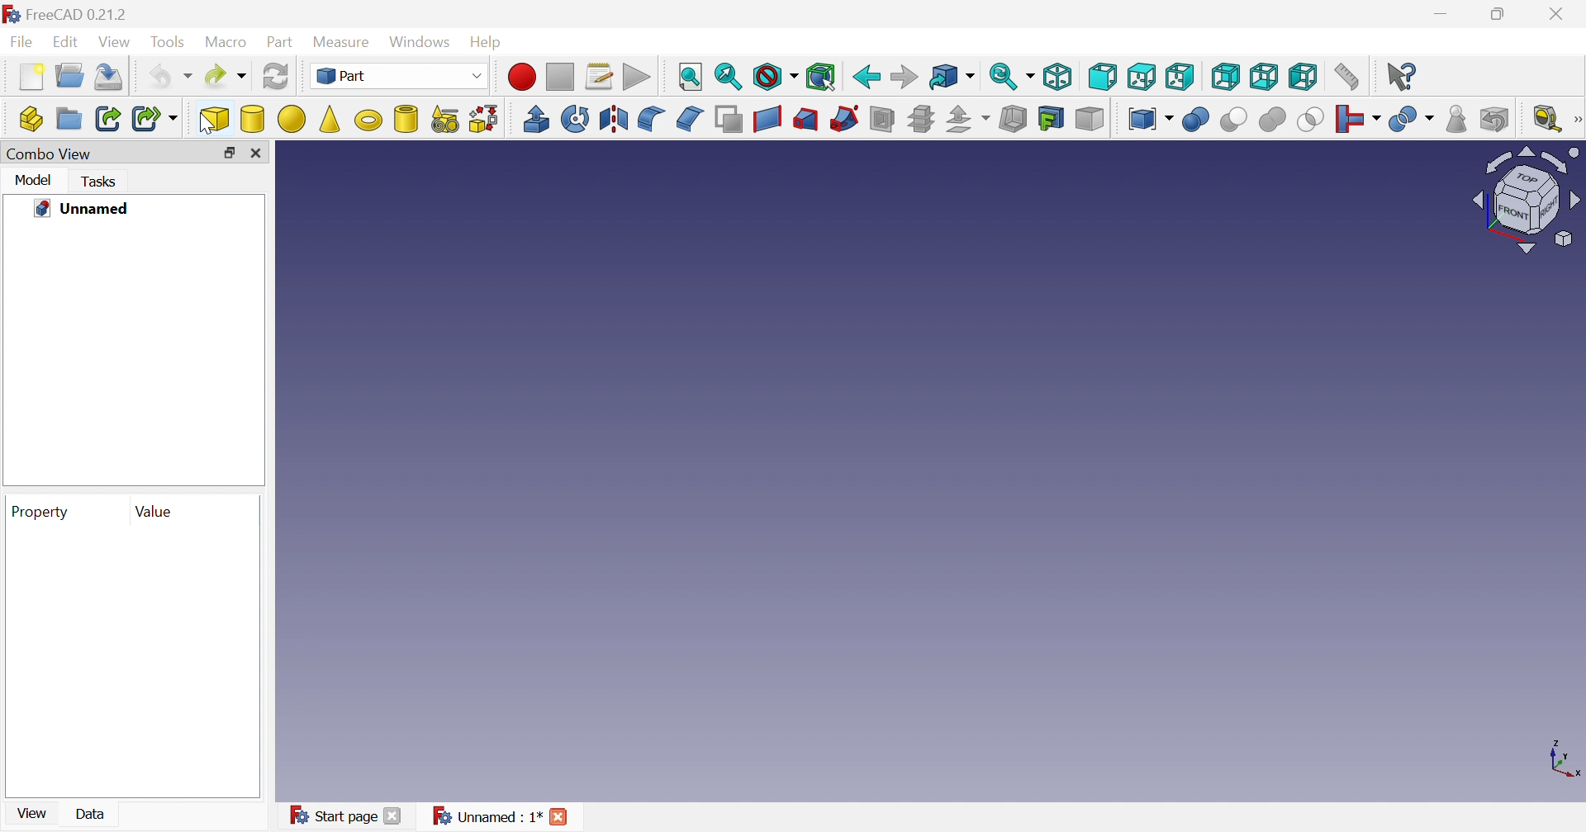  Describe the element at coordinates (776, 78) in the screenshot. I see `Draw style` at that location.